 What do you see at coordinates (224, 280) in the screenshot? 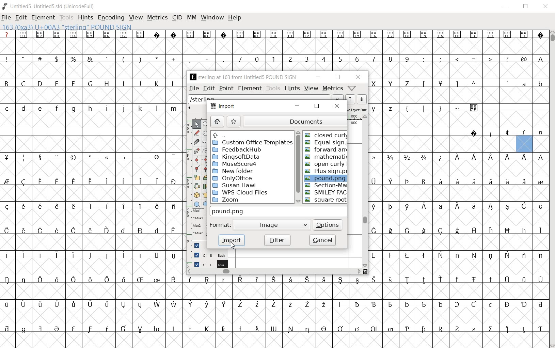
I see `Symbol` at bounding box center [224, 280].